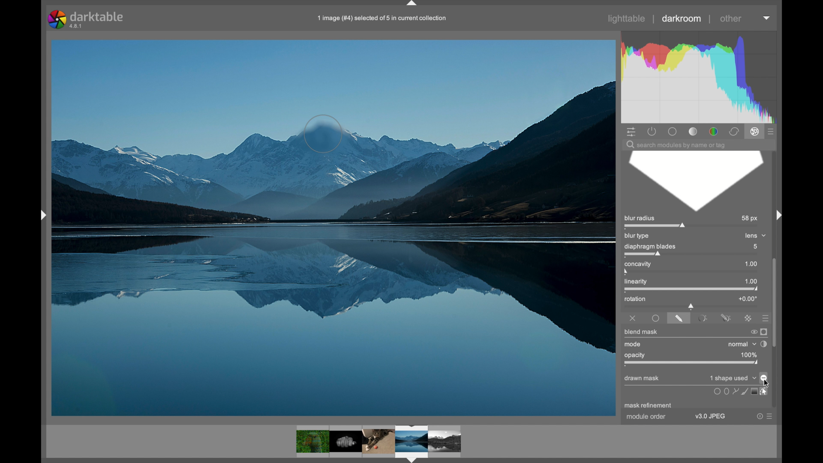 This screenshot has width=823, height=463. I want to click on 1.00, so click(752, 281).